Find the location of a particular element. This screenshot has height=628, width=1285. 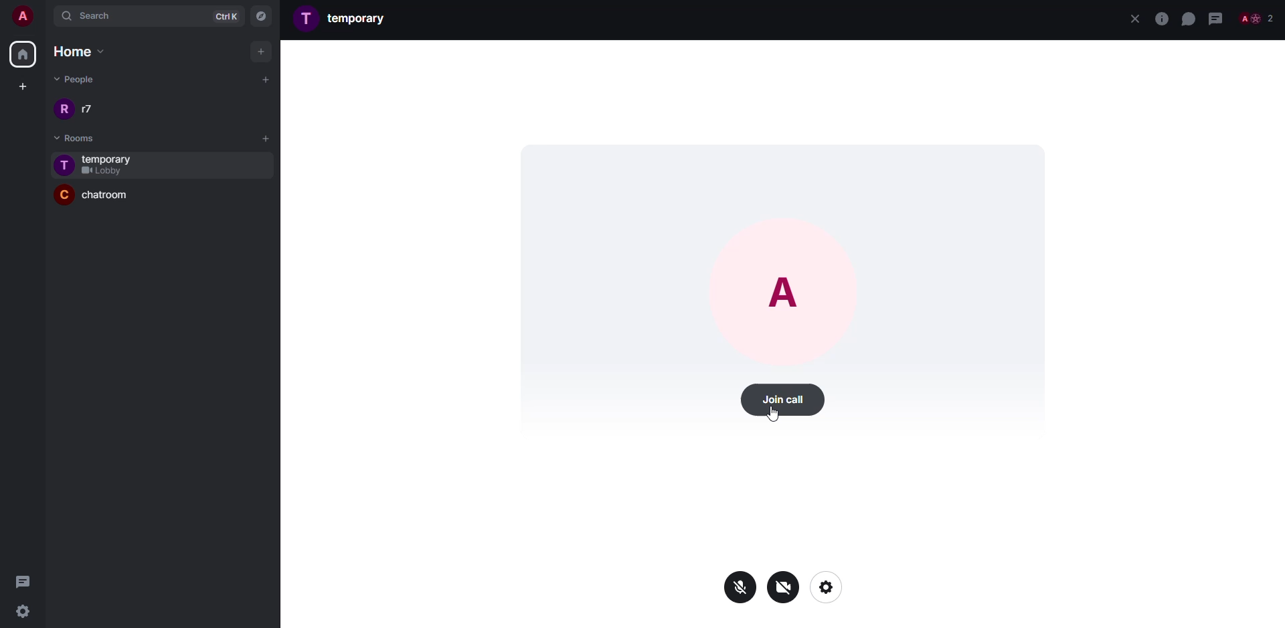

chat is located at coordinates (1188, 18).